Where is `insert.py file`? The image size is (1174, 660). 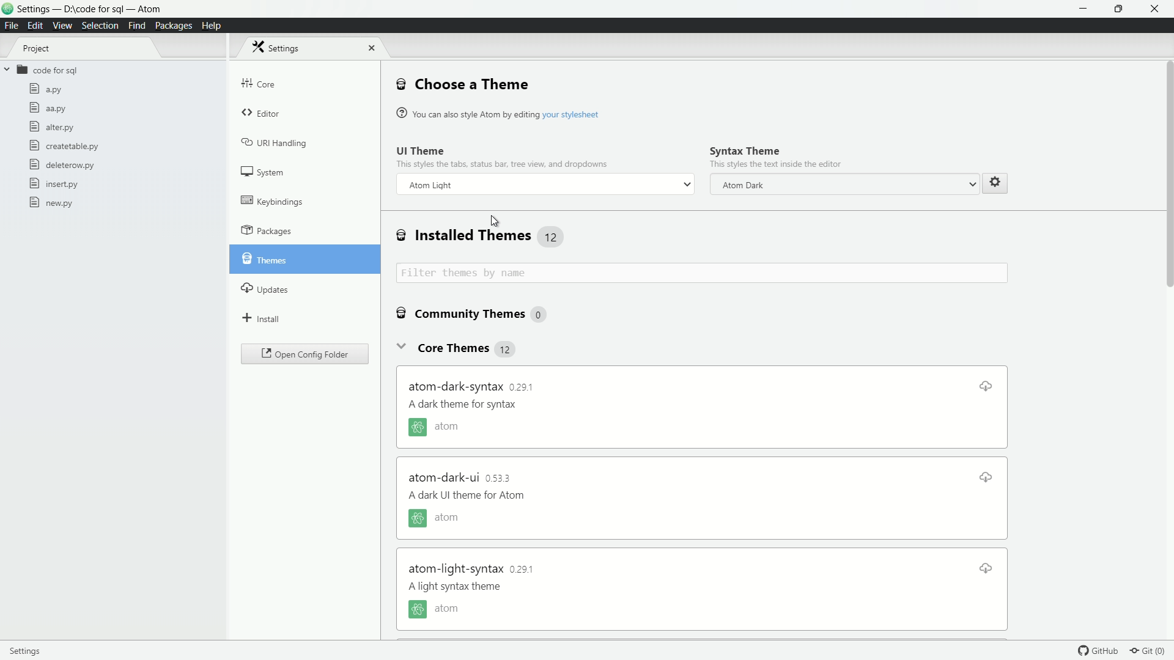 insert.py file is located at coordinates (54, 184).